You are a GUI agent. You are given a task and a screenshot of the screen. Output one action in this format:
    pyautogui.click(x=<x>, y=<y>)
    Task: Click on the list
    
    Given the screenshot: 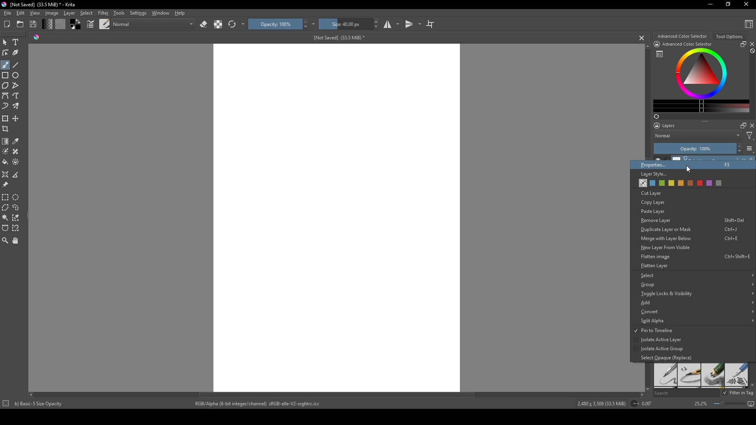 What is the action you would take?
    pyautogui.click(x=660, y=54)
    